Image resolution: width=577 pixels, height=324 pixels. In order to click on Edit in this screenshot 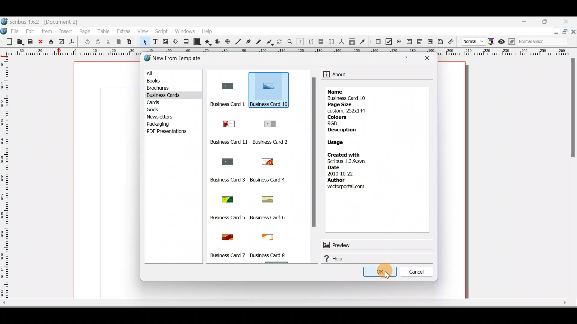, I will do `click(30, 31)`.